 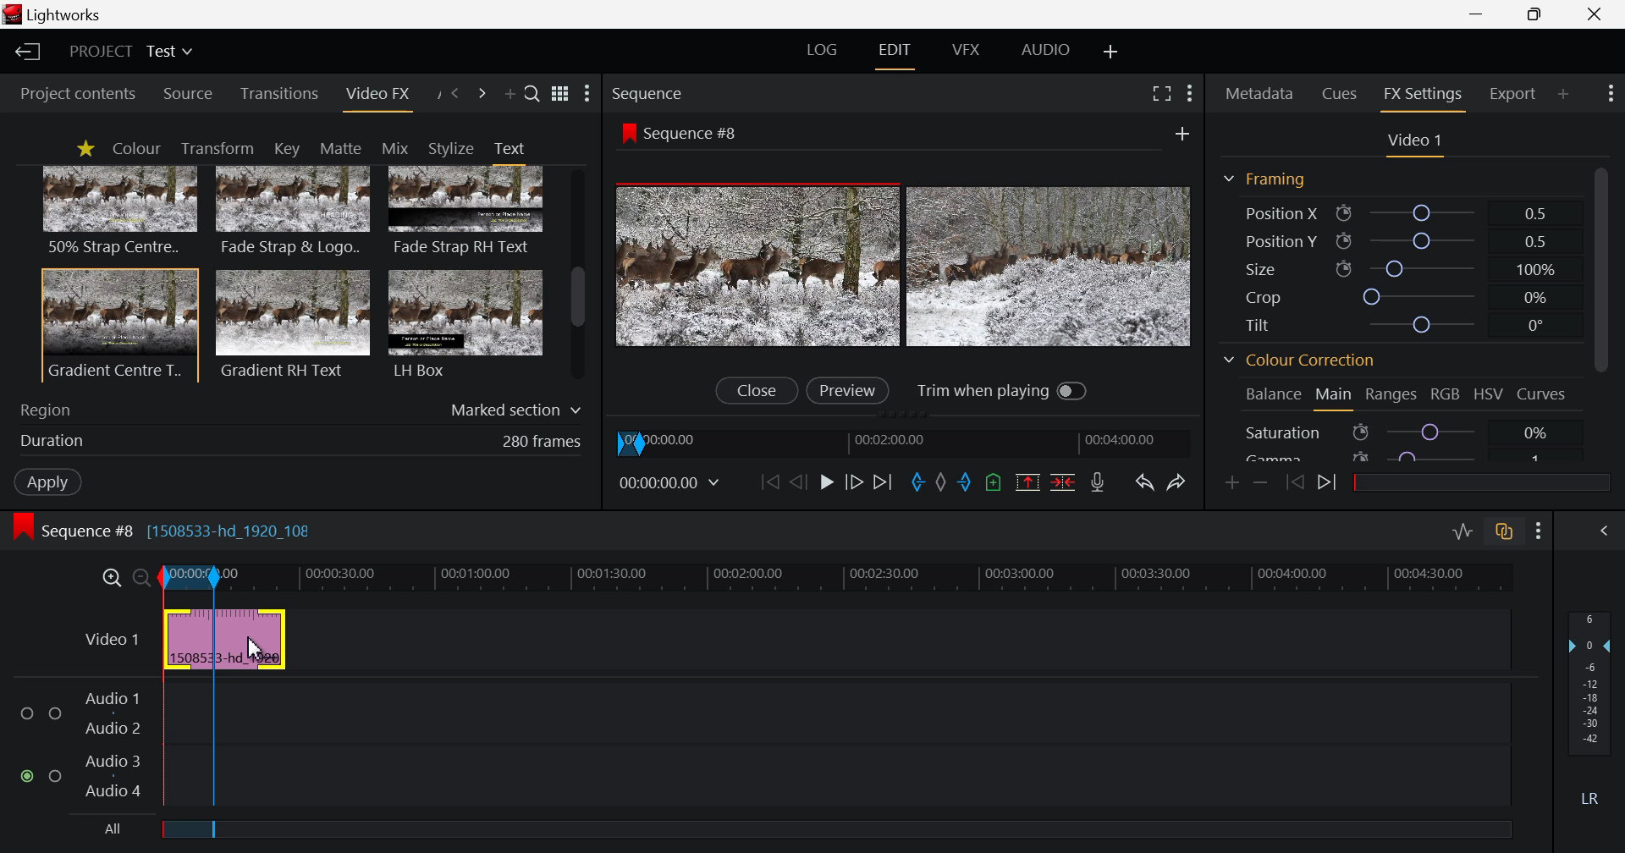 What do you see at coordinates (135, 149) in the screenshot?
I see `Colour` at bounding box center [135, 149].